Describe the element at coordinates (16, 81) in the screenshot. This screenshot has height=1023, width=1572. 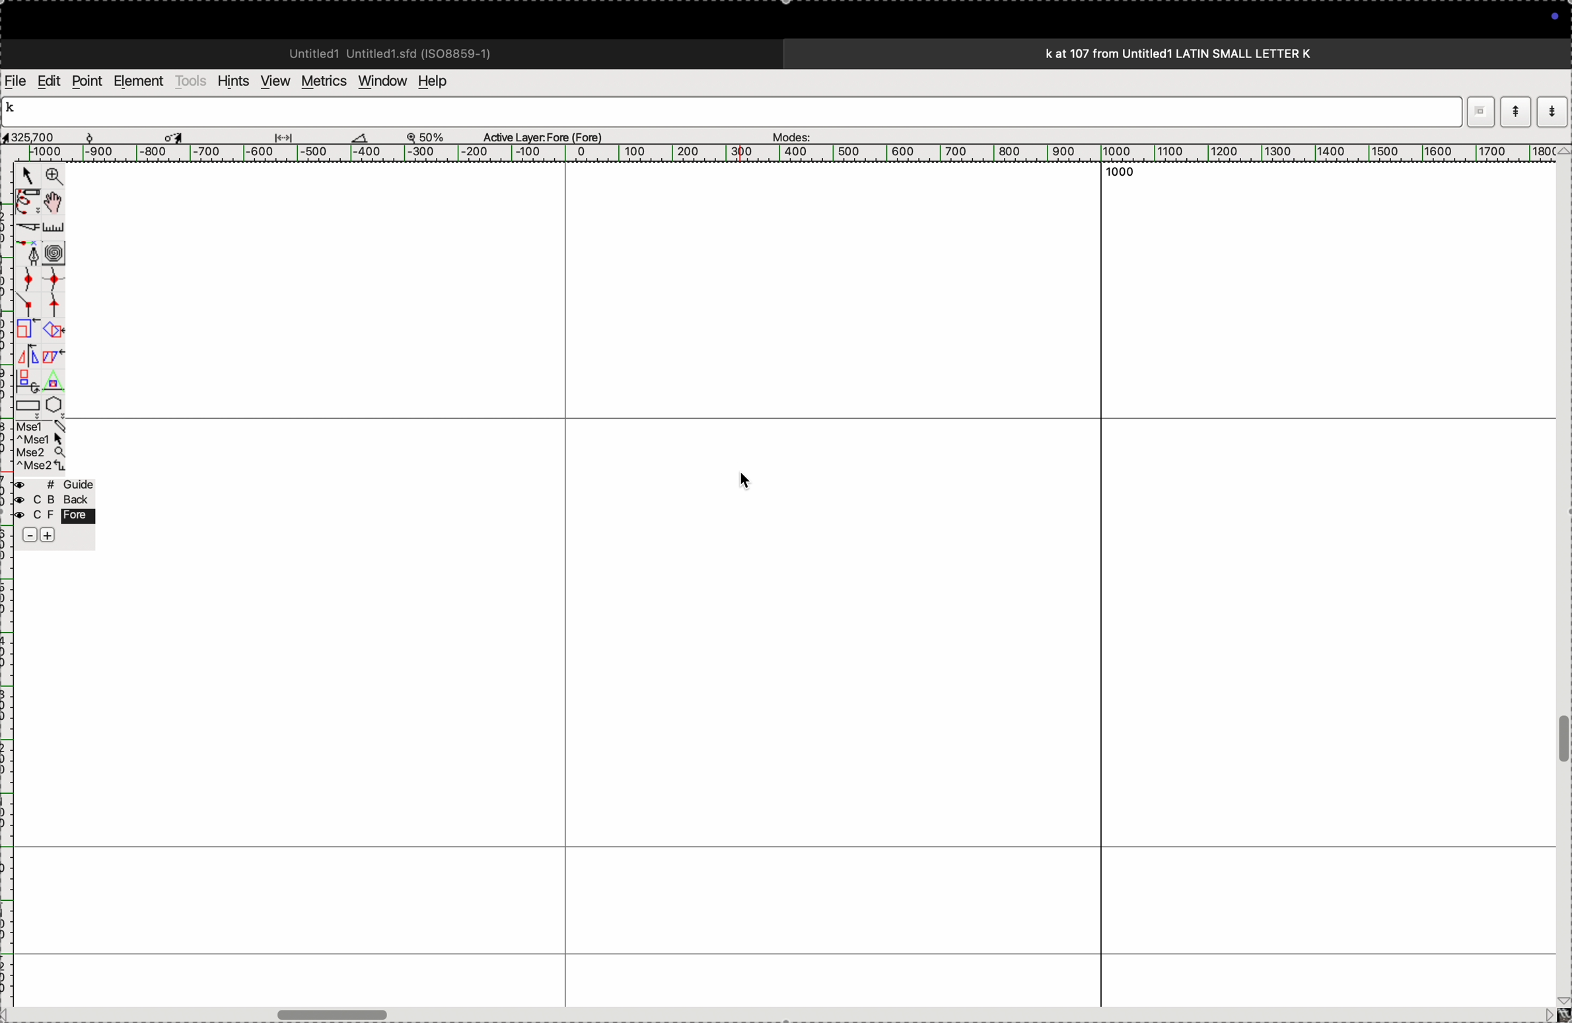
I see `file` at that location.